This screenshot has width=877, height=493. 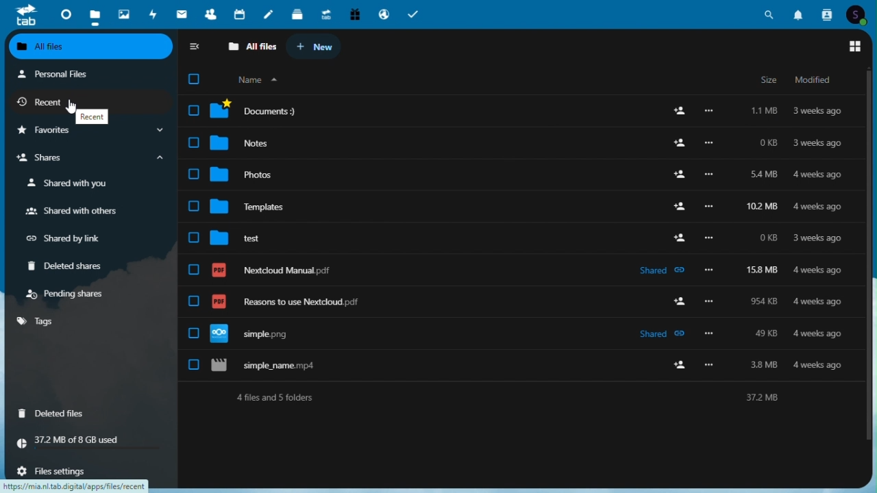 What do you see at coordinates (412, 14) in the screenshot?
I see `Tasks` at bounding box center [412, 14].